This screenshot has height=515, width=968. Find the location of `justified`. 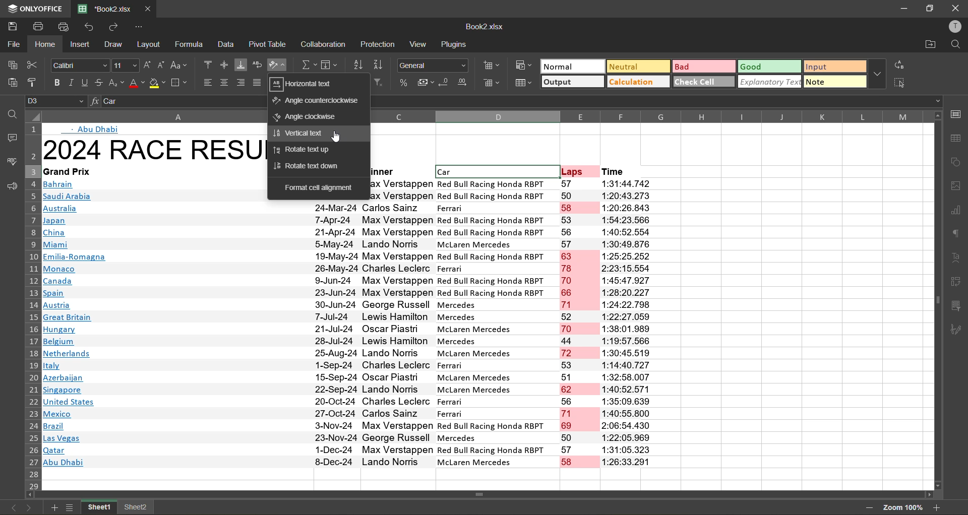

justified is located at coordinates (256, 83).